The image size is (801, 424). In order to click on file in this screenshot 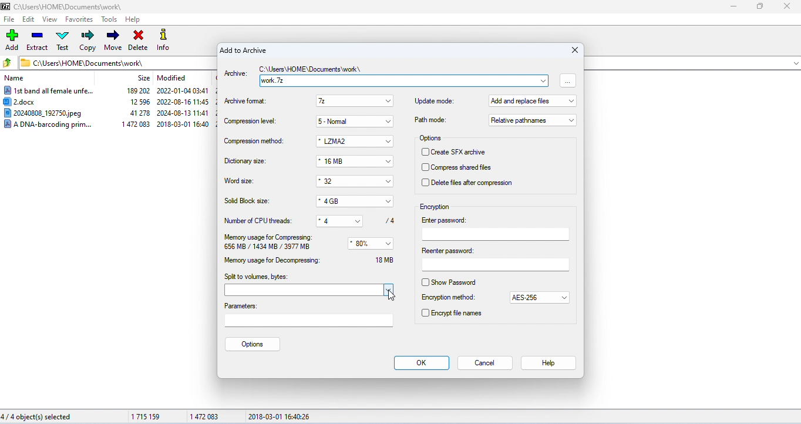, I will do `click(9, 19)`.